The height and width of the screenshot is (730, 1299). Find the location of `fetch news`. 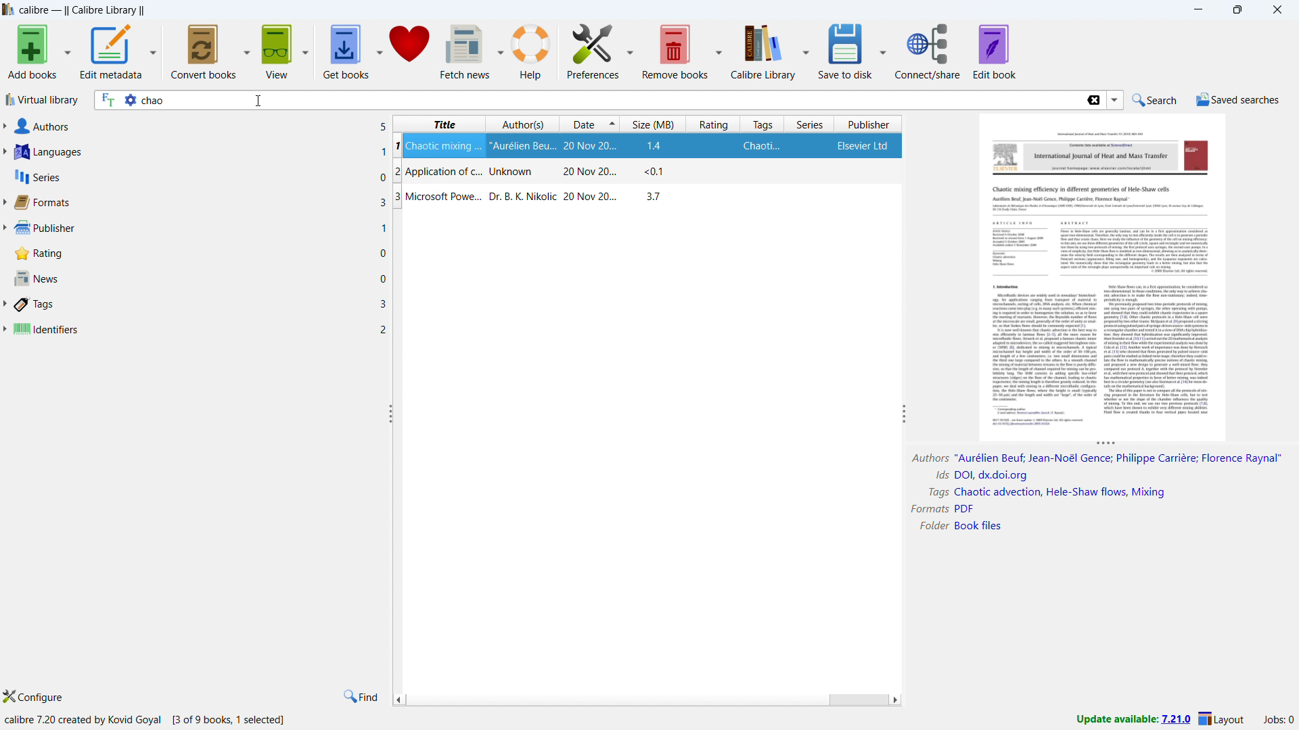

fetch news is located at coordinates (465, 51).